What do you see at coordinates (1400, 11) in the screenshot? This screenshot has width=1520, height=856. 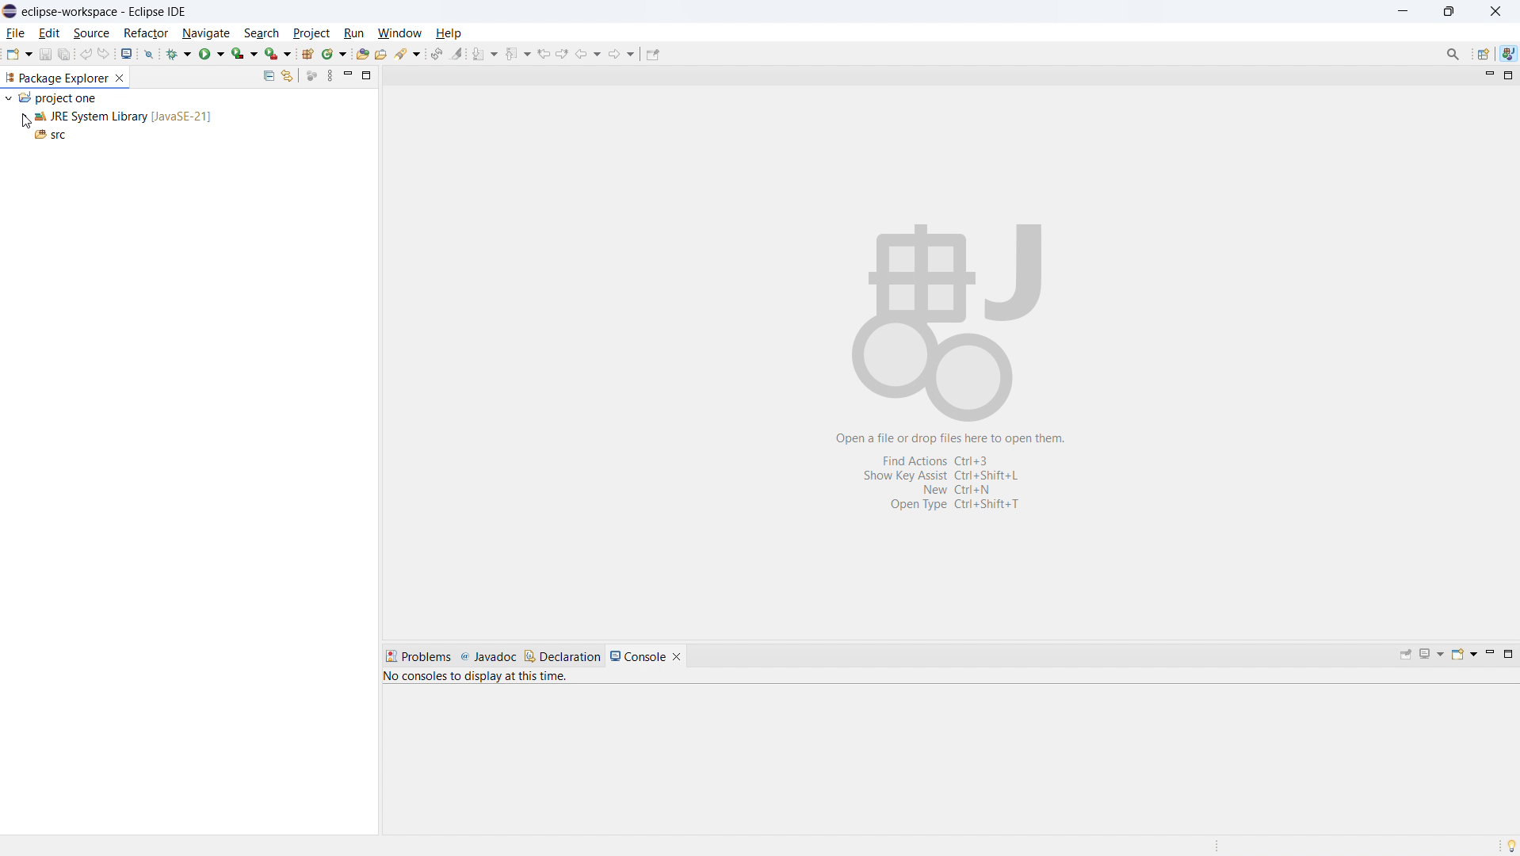 I see `minimize` at bounding box center [1400, 11].